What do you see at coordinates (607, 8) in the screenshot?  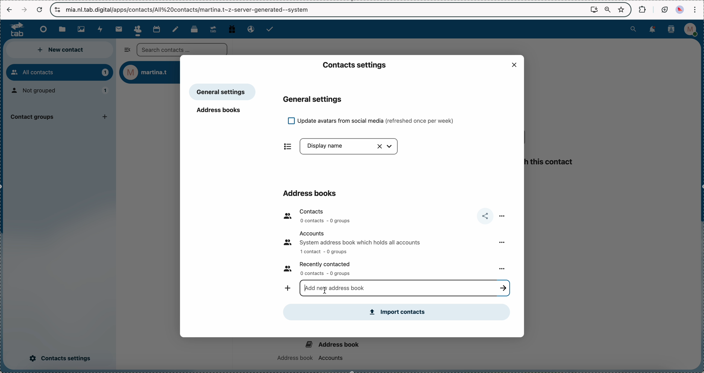 I see `zoom out` at bounding box center [607, 8].